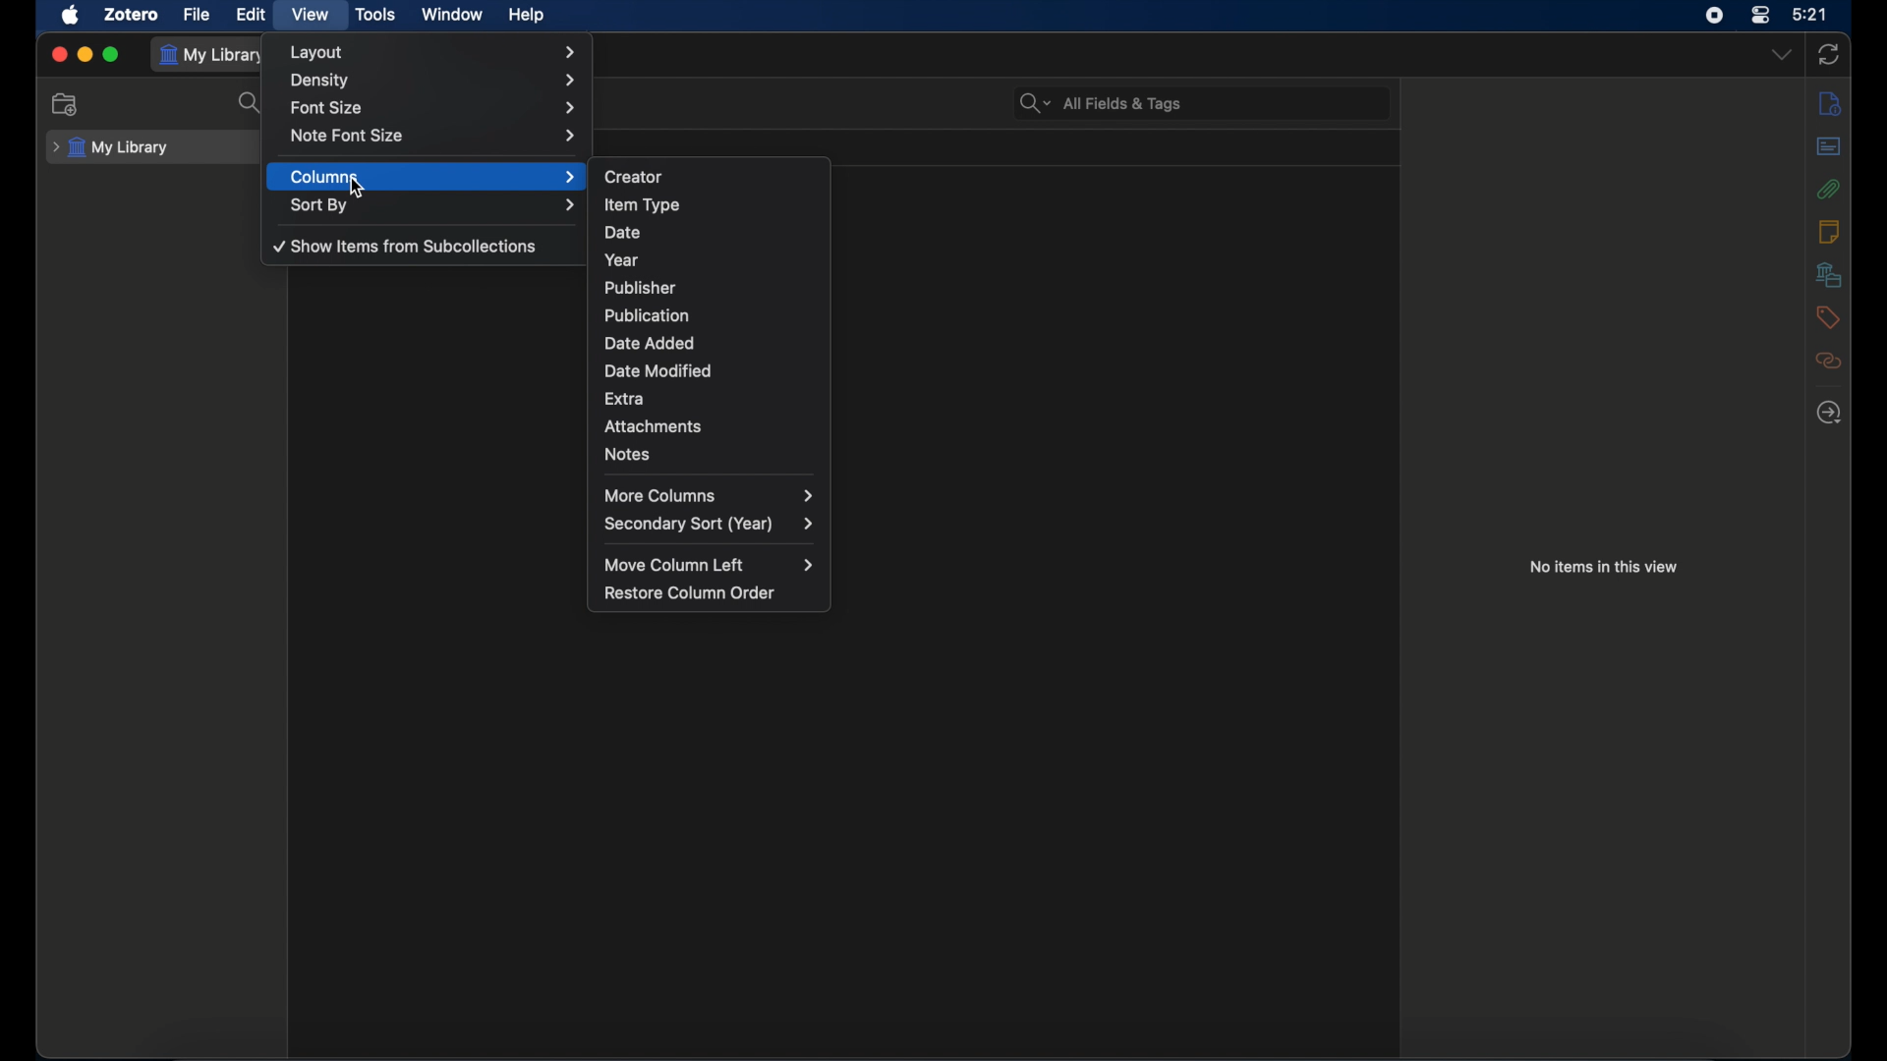 Image resolution: width=1887 pixels, height=1061 pixels. What do you see at coordinates (1780, 55) in the screenshot?
I see `dropdown` at bounding box center [1780, 55].